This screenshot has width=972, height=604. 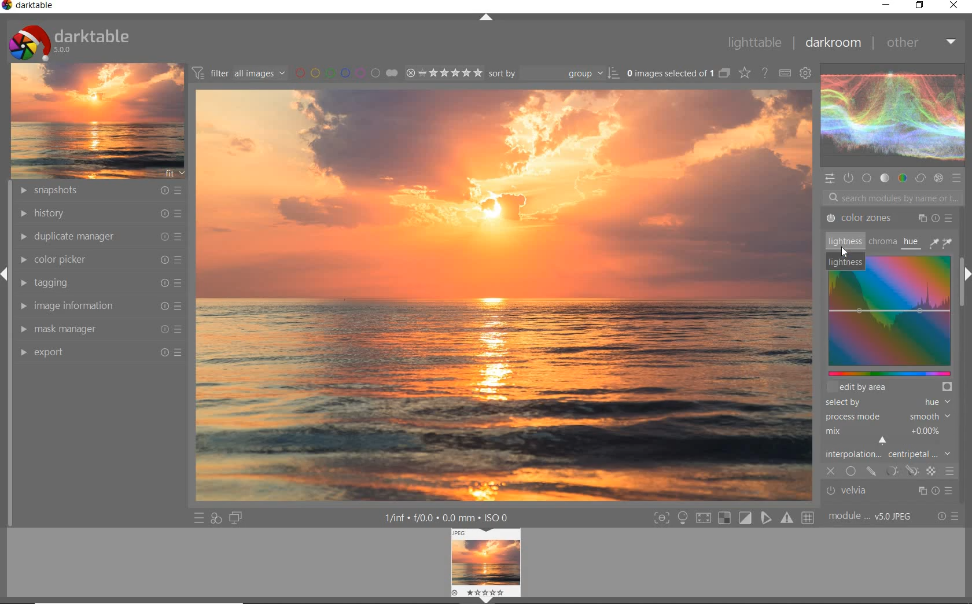 What do you see at coordinates (238, 72) in the screenshot?
I see `FITER IMAGES` at bounding box center [238, 72].